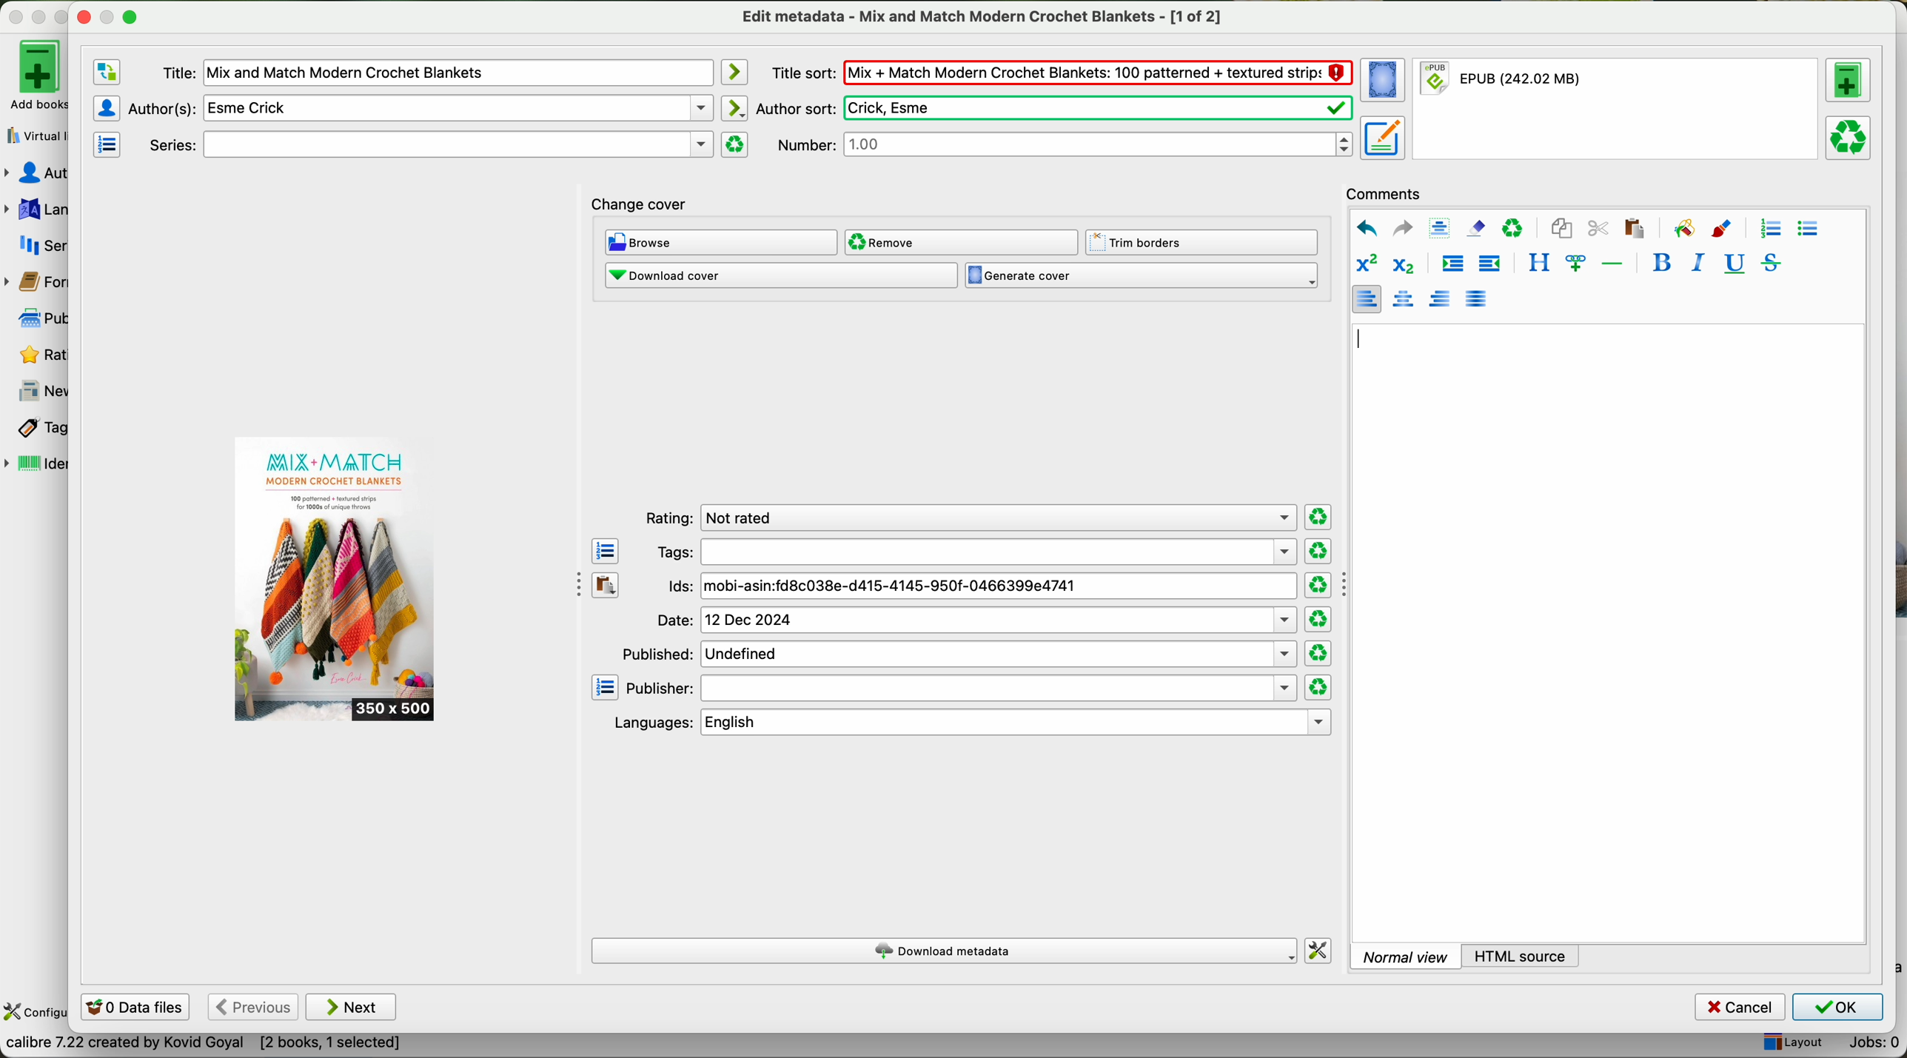 The image size is (1907, 1058). I want to click on ordered list, so click(1769, 229).